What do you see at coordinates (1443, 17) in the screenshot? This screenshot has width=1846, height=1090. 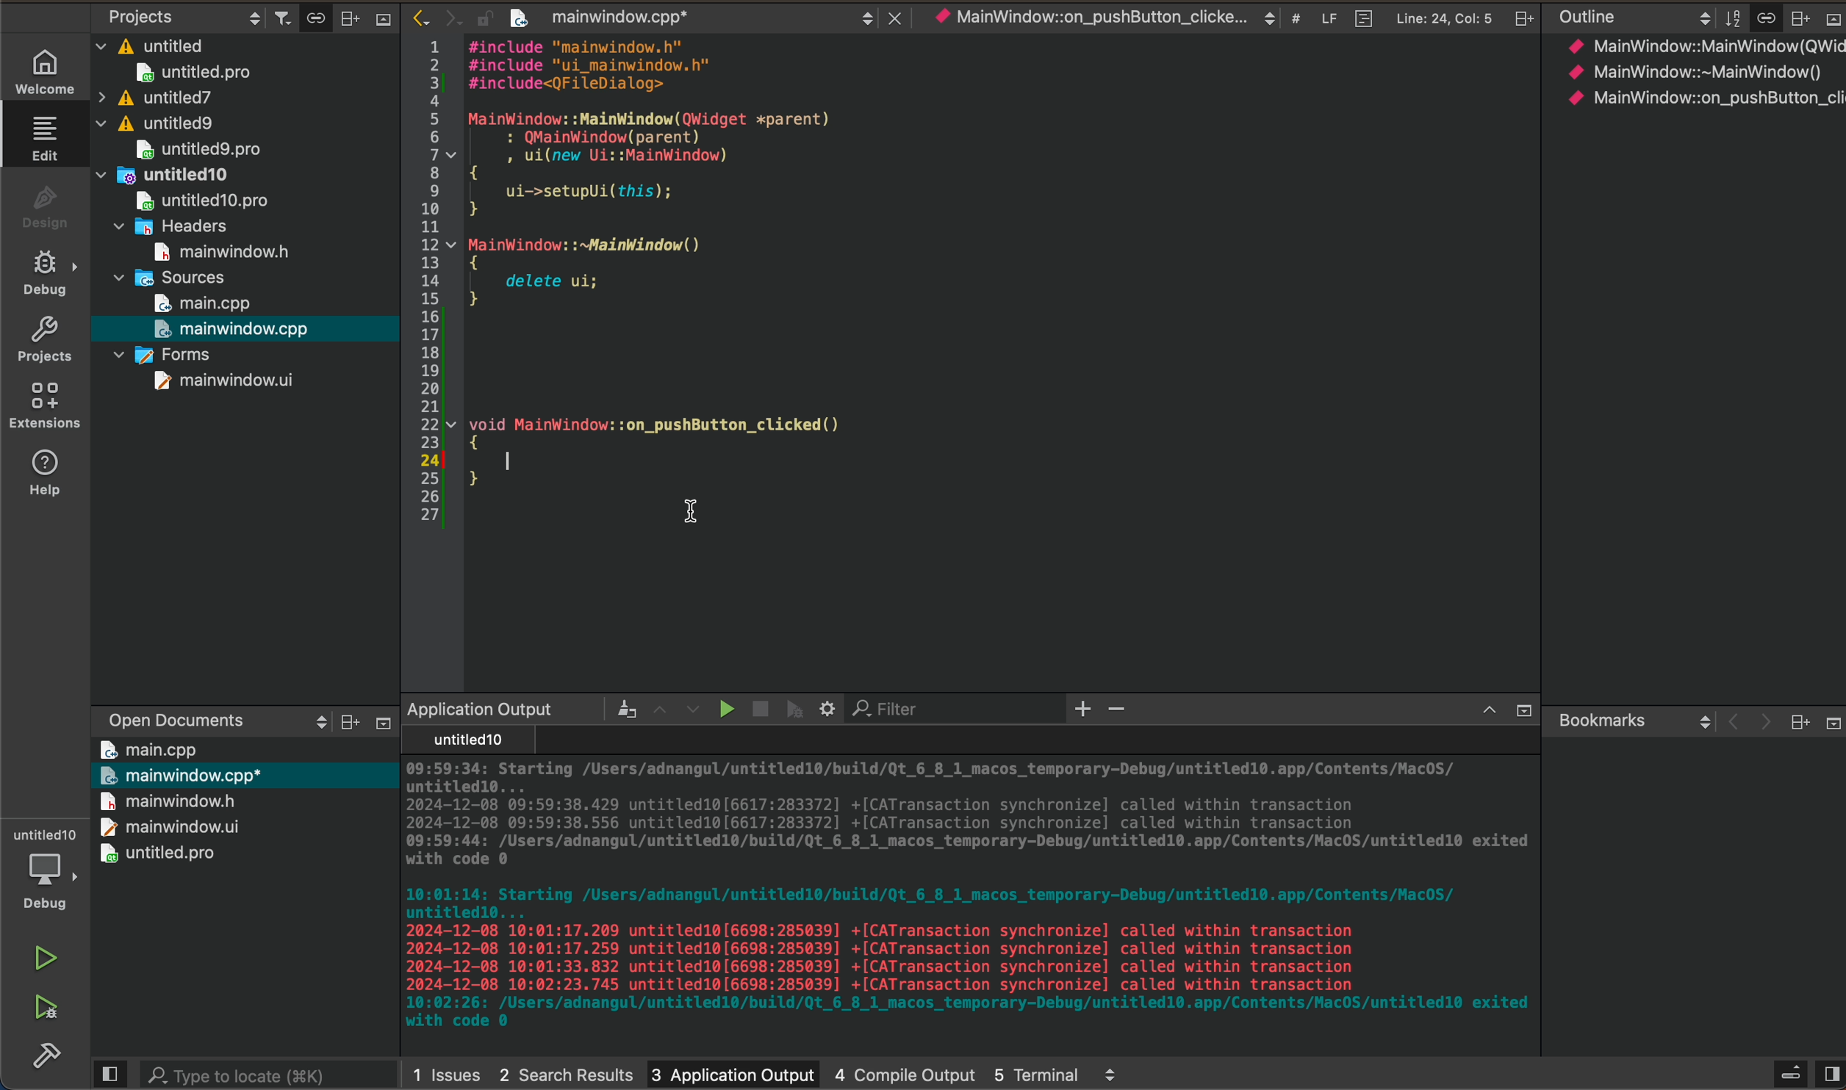 I see `Line: 24, Col: 5` at bounding box center [1443, 17].